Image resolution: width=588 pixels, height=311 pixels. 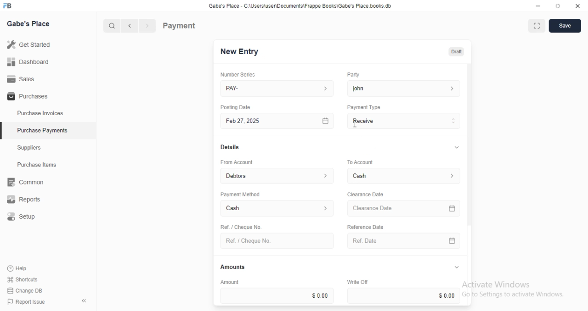 I want to click on Write Off, so click(x=356, y=282).